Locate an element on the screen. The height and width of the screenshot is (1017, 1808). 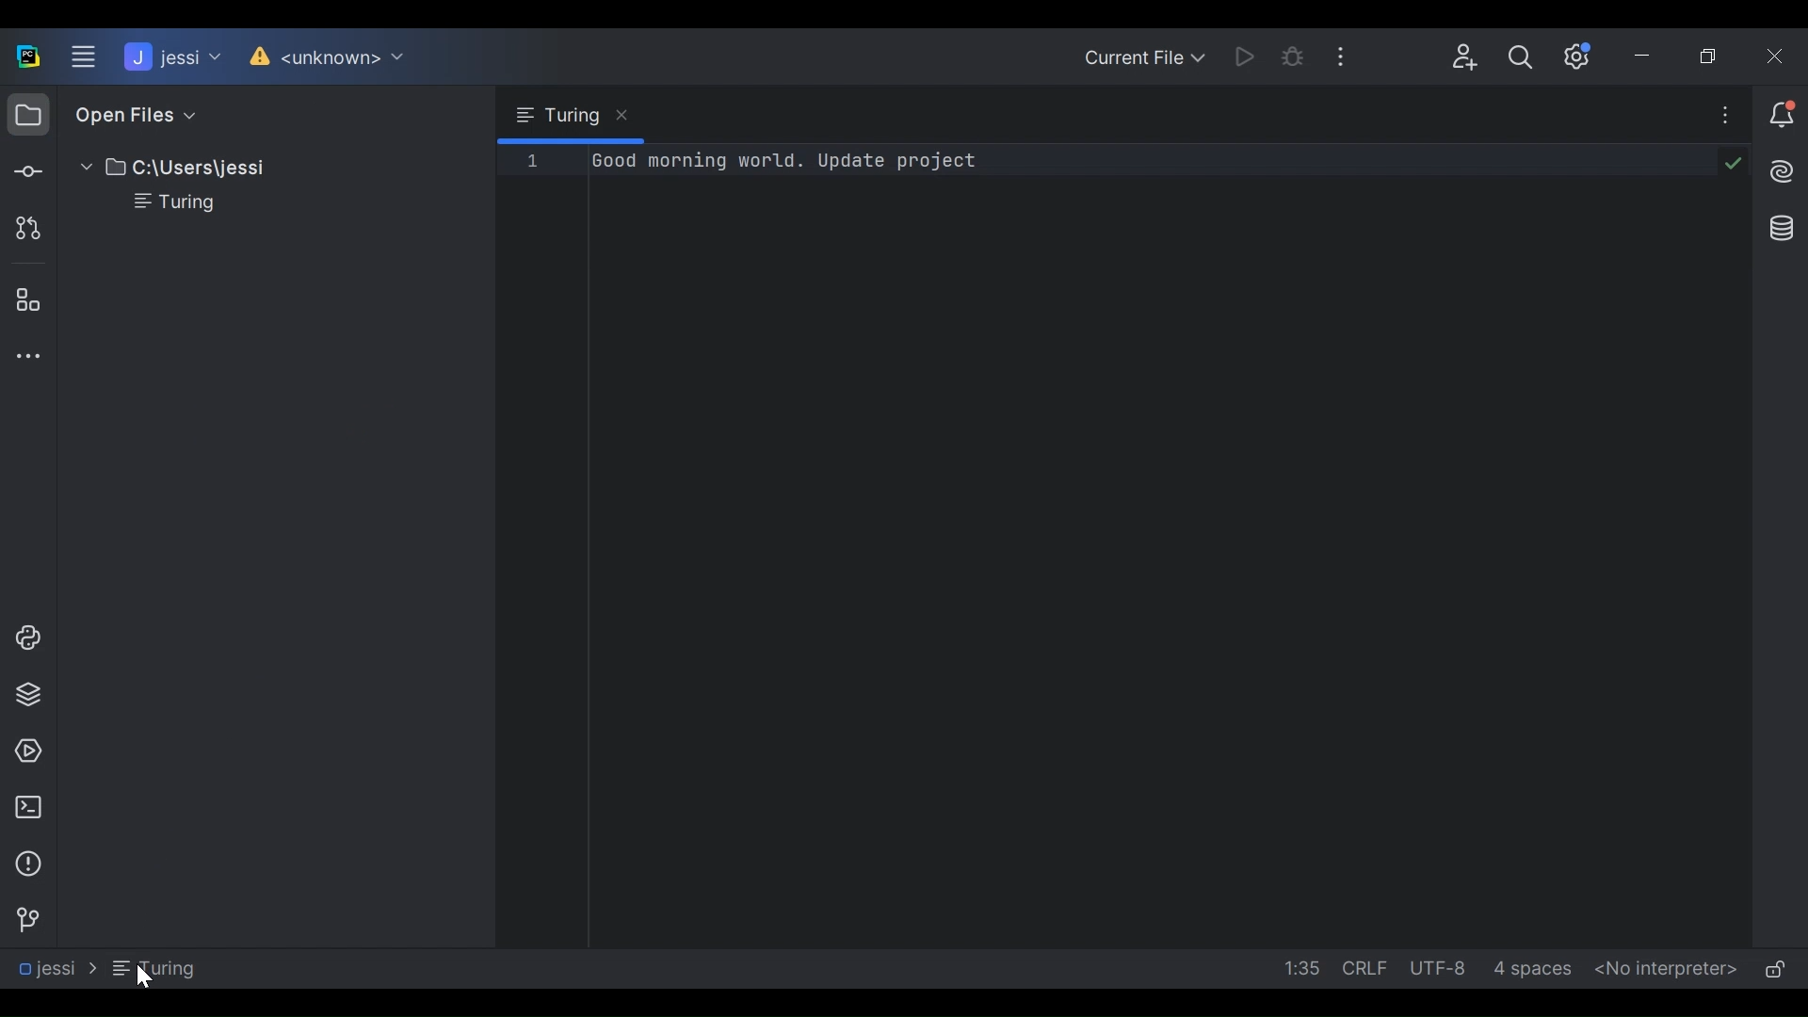
Project View is located at coordinates (27, 113).